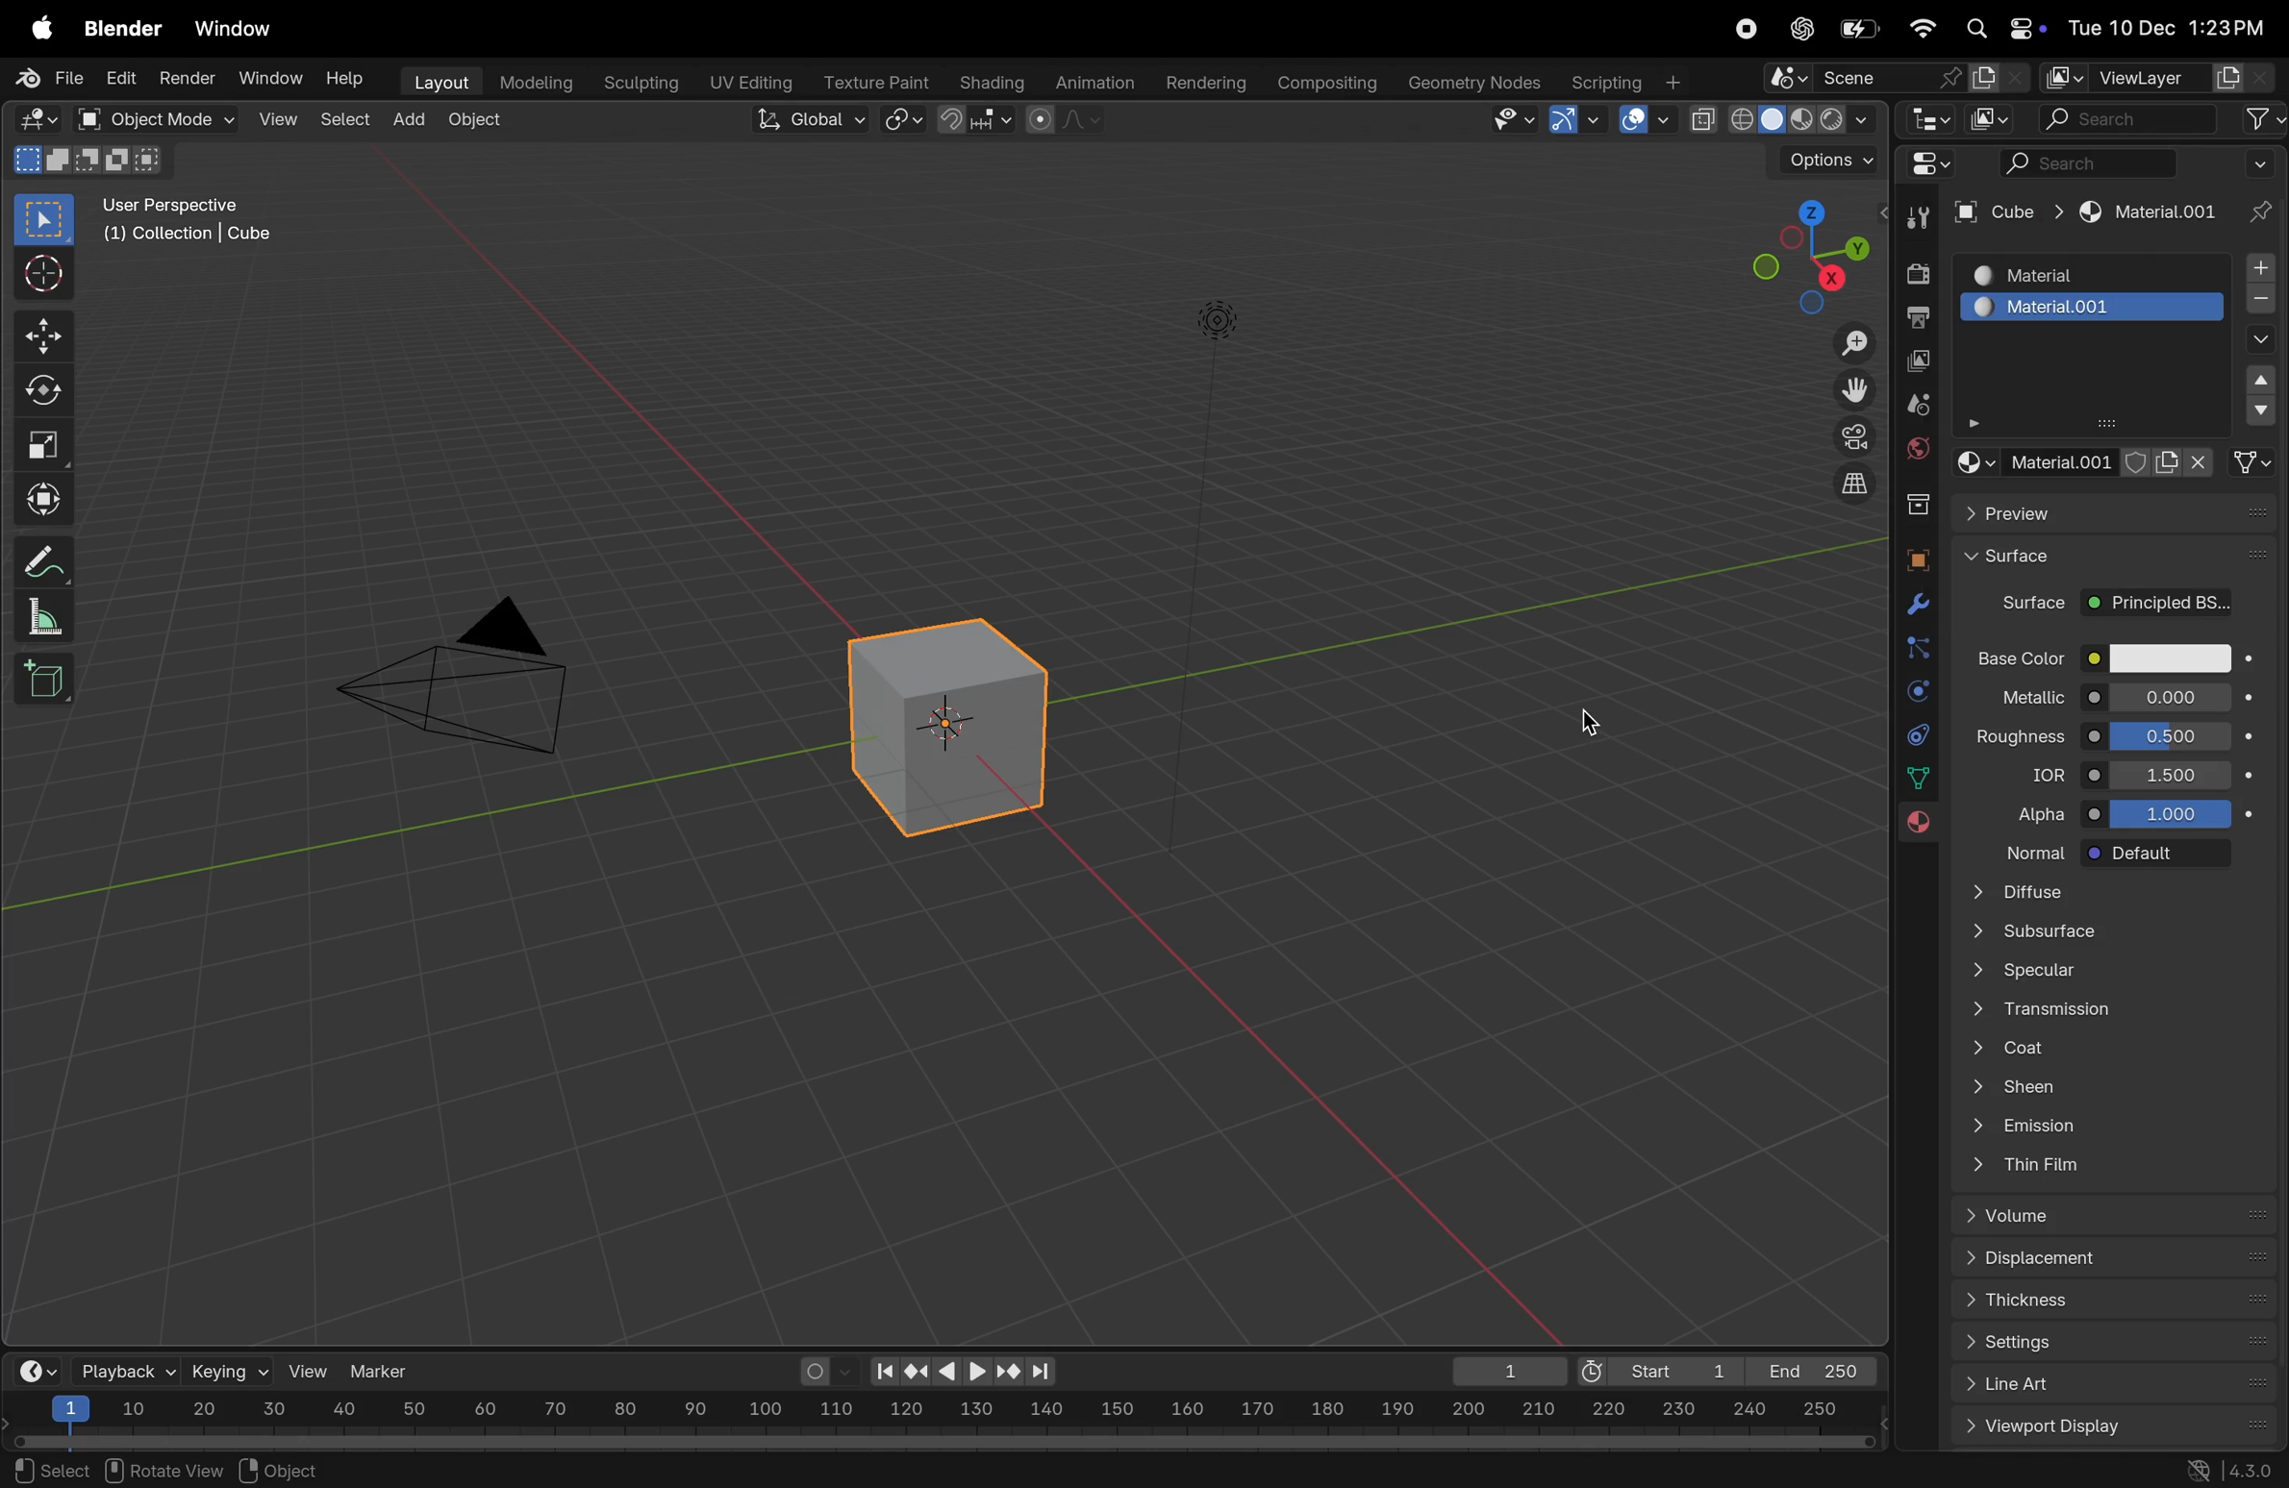 The width and height of the screenshot is (2289, 1488). Describe the element at coordinates (1501, 1371) in the screenshot. I see `1` at that location.